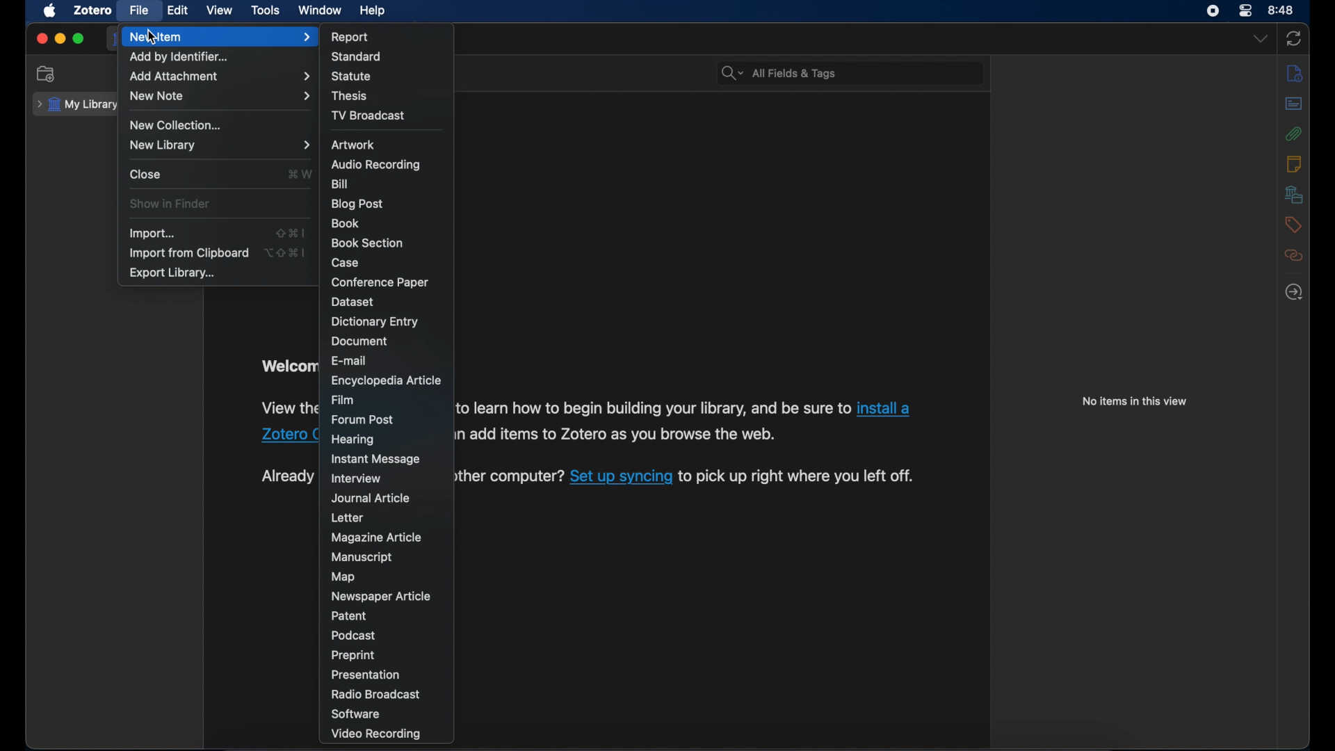 This screenshot has height=751, width=1335. I want to click on zotero, so click(92, 10).